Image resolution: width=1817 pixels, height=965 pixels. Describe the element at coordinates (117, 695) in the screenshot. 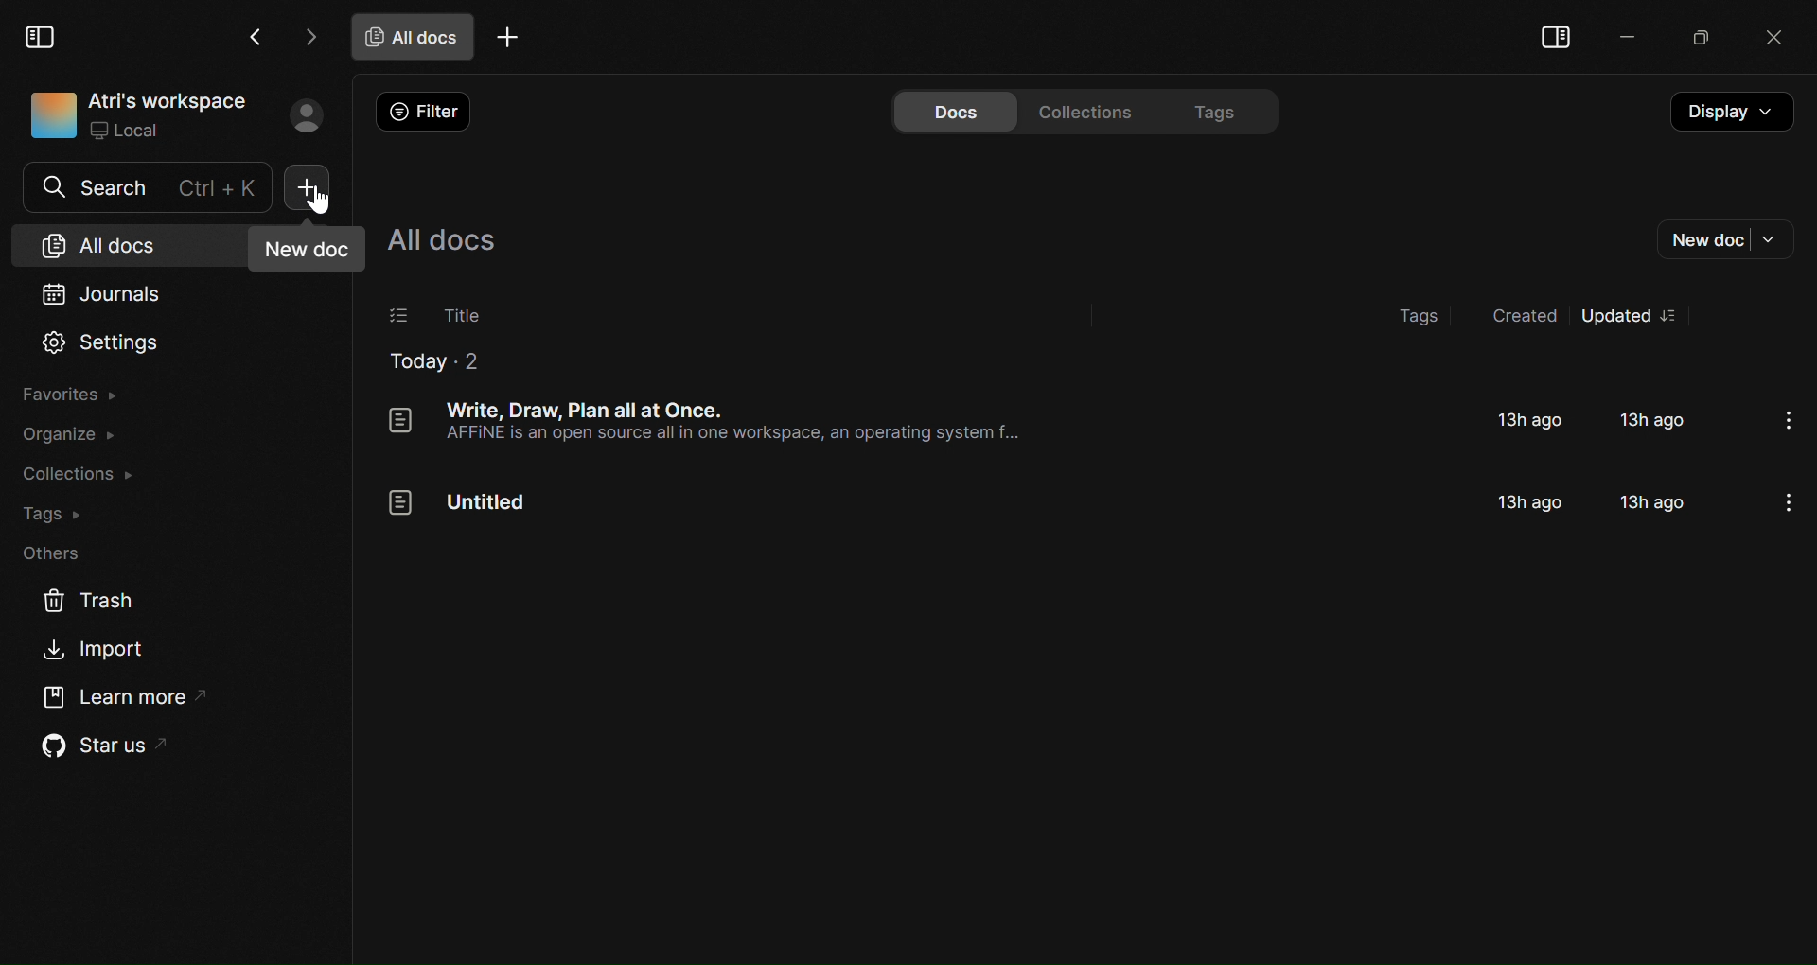

I see `Learn More` at that location.